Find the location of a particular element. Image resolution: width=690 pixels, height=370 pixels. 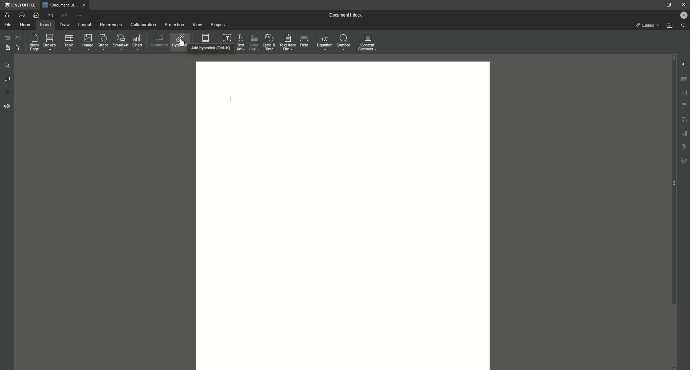

Print is located at coordinates (21, 14).